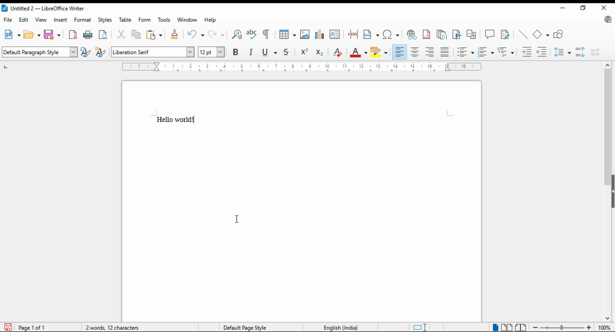 The height and width of the screenshot is (332, 615). Describe the element at coordinates (486, 53) in the screenshot. I see `toggle ordered list` at that location.